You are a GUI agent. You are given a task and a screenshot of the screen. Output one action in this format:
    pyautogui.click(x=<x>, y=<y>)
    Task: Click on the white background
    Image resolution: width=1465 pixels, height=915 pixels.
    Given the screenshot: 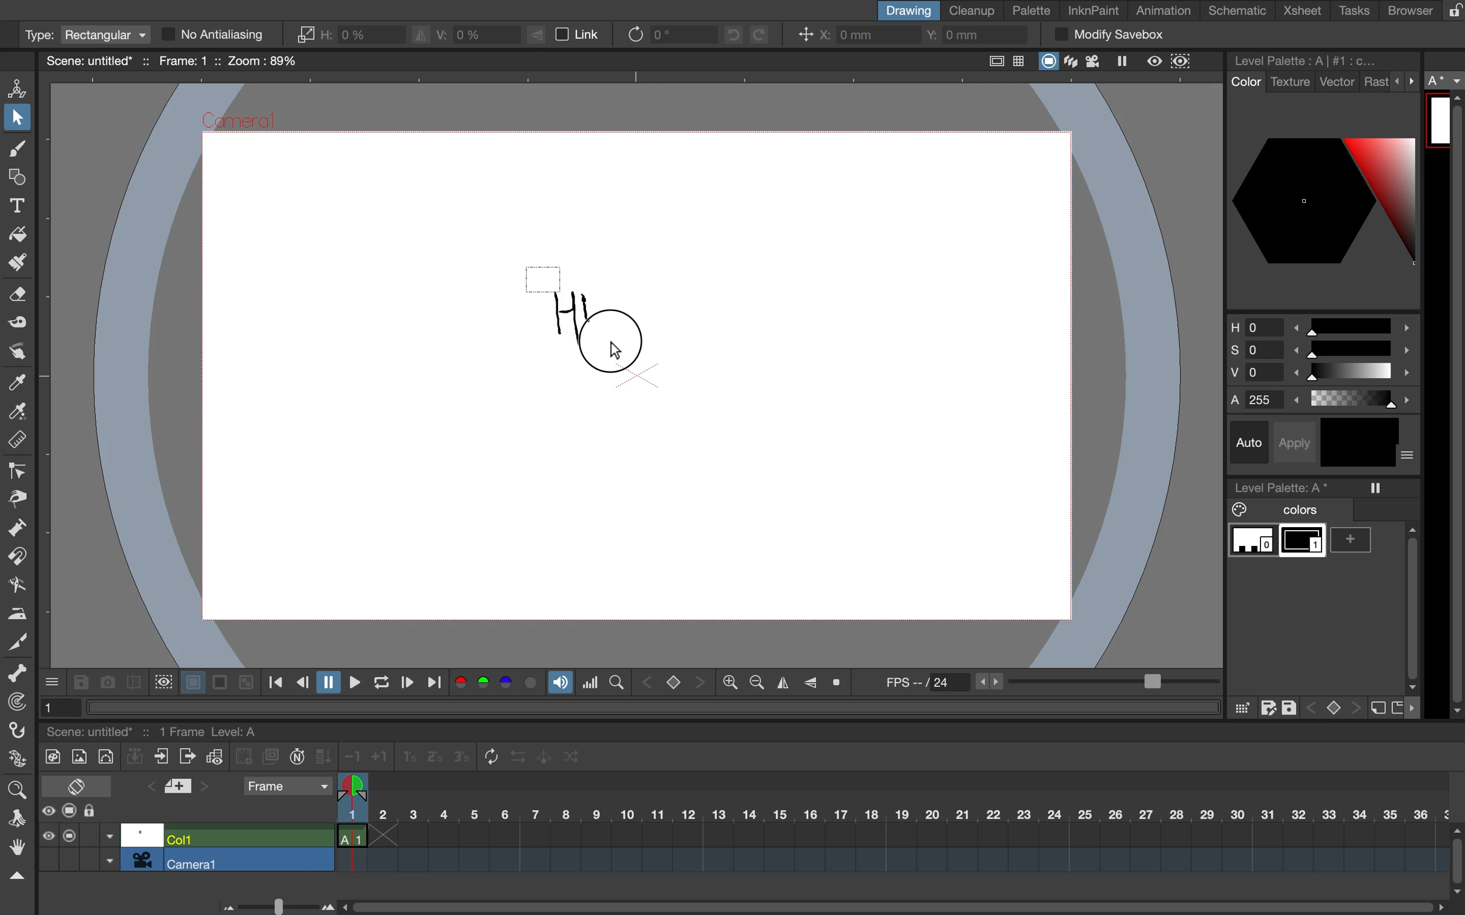 What is the action you would take?
    pyautogui.click(x=191, y=680)
    